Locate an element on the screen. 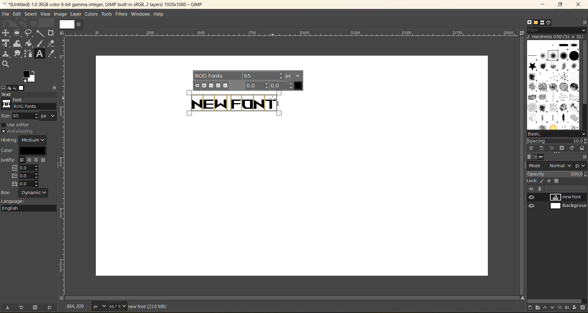 The width and height of the screenshot is (588, 313). spacing is located at coordinates (556, 141).